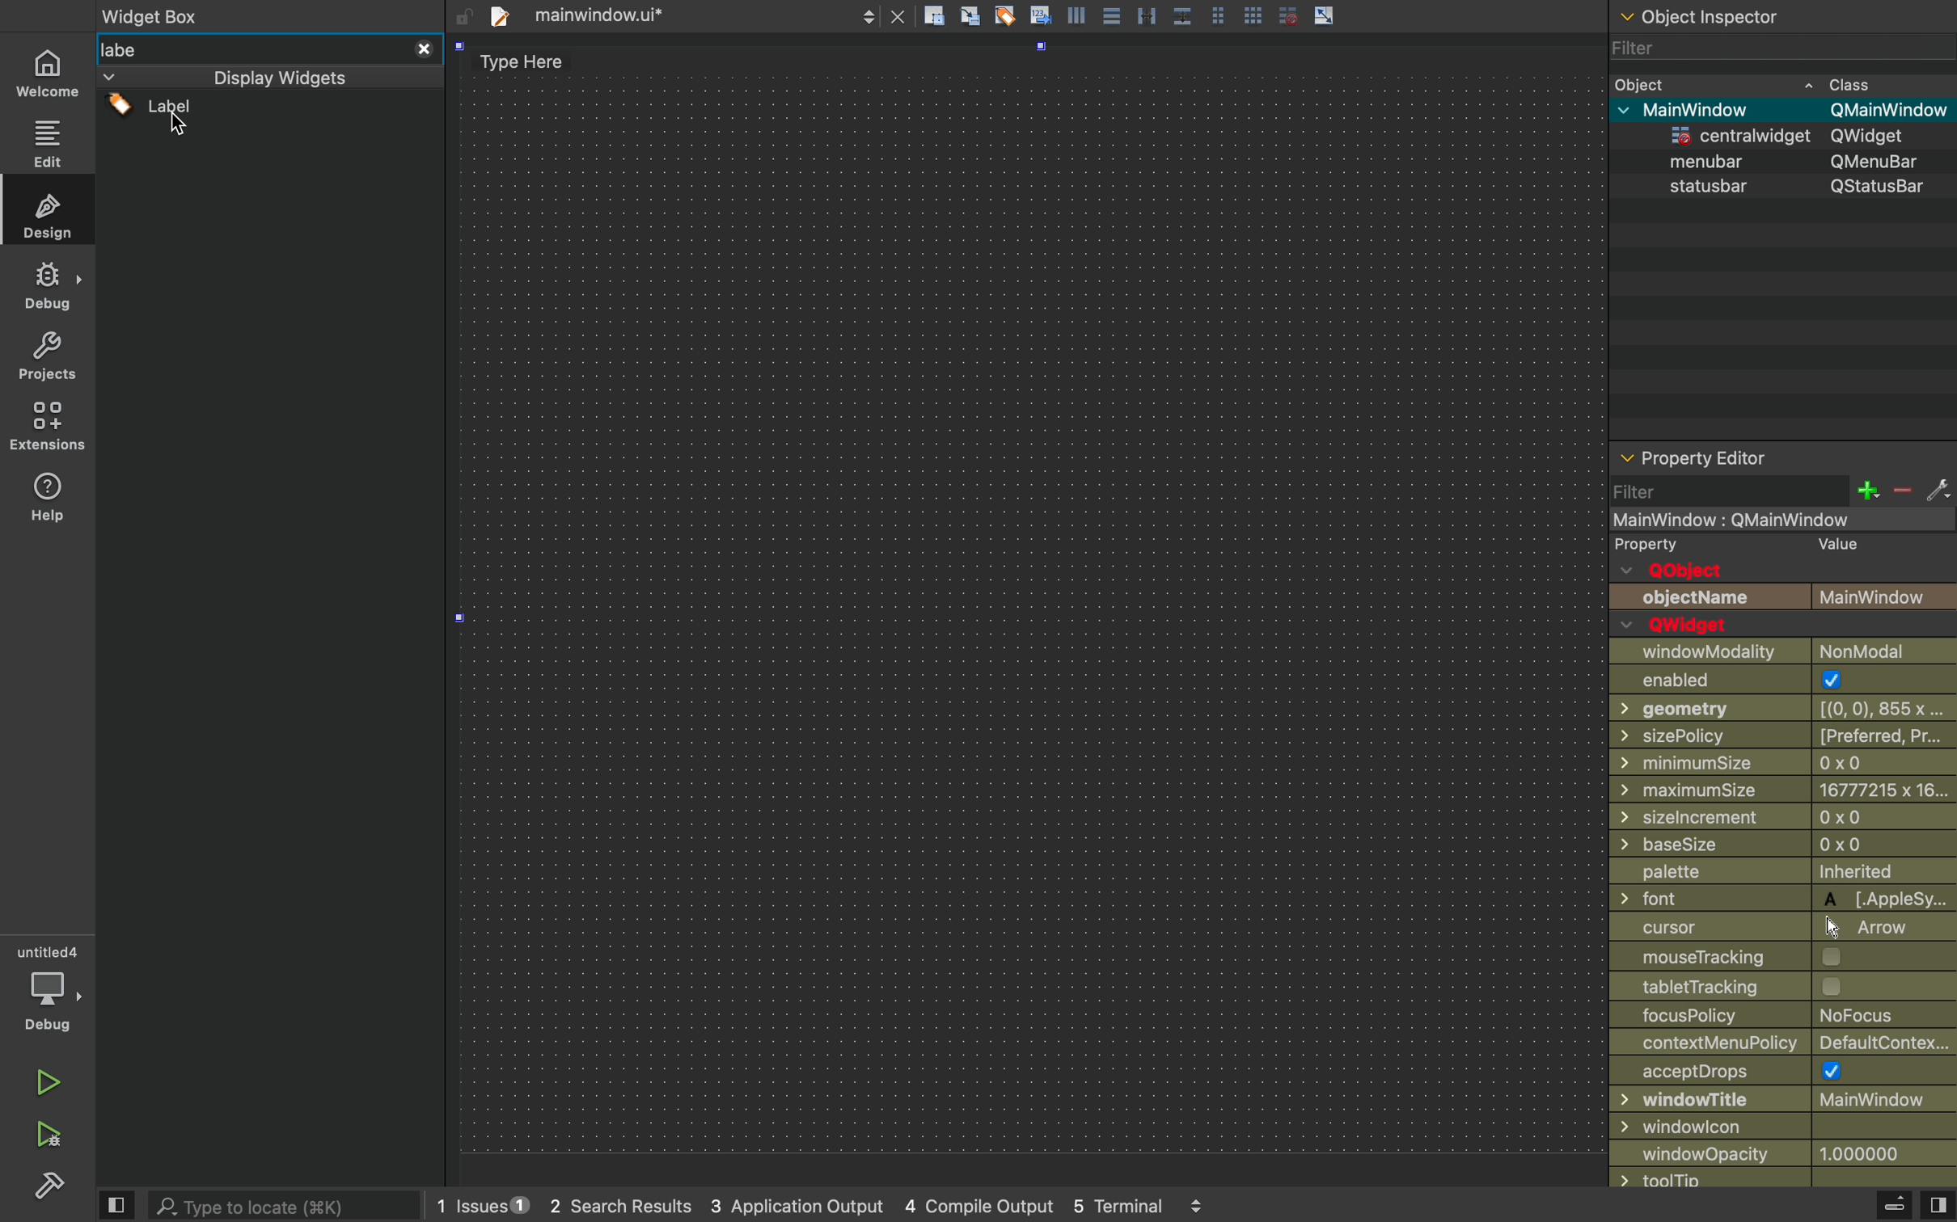  What do you see at coordinates (678, 15) in the screenshot?
I see `file` at bounding box center [678, 15].